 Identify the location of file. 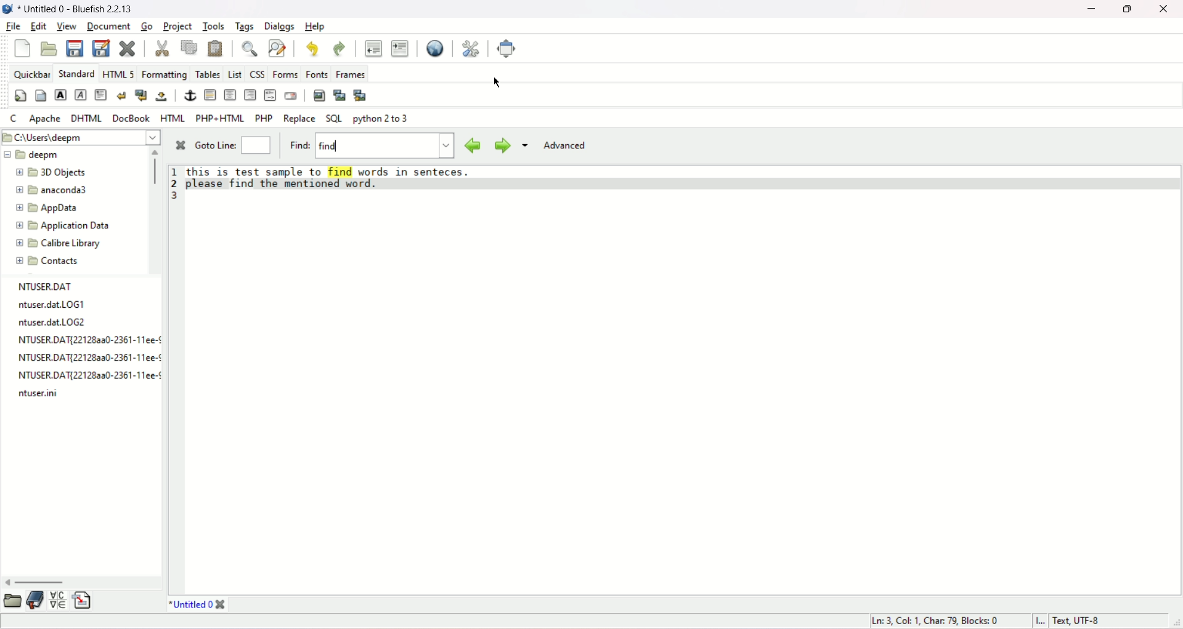
(14, 25).